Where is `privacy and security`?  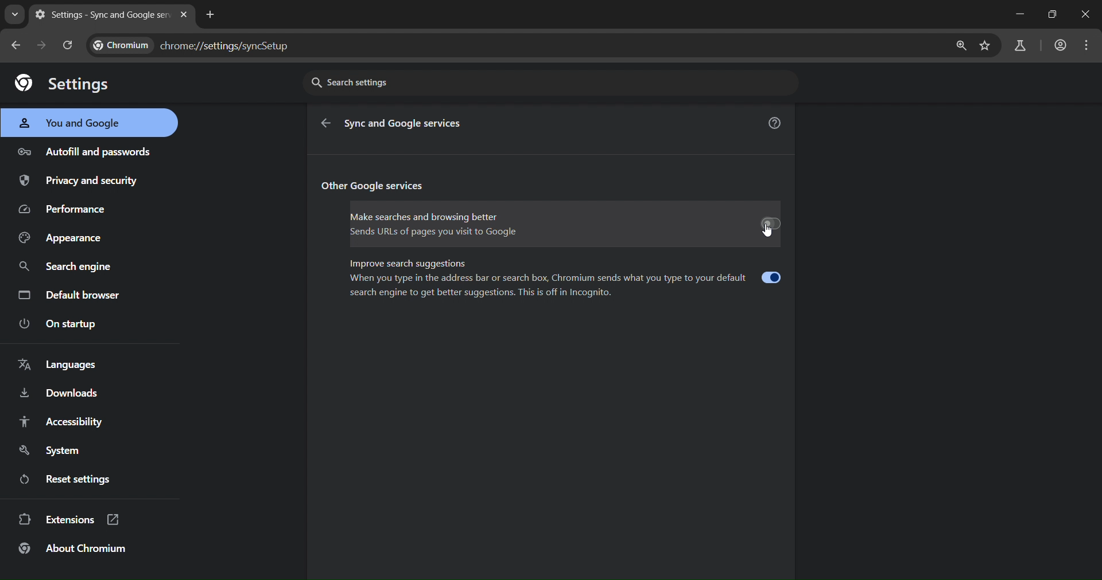 privacy and security is located at coordinates (82, 180).